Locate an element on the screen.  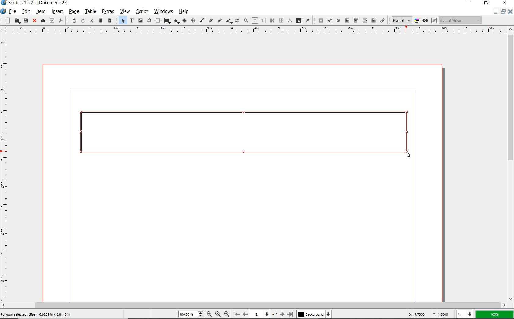
table is located at coordinates (91, 11).